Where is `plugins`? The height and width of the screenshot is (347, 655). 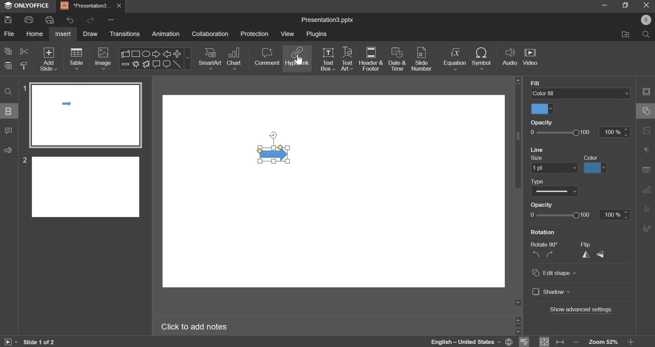
plugins is located at coordinates (317, 34).